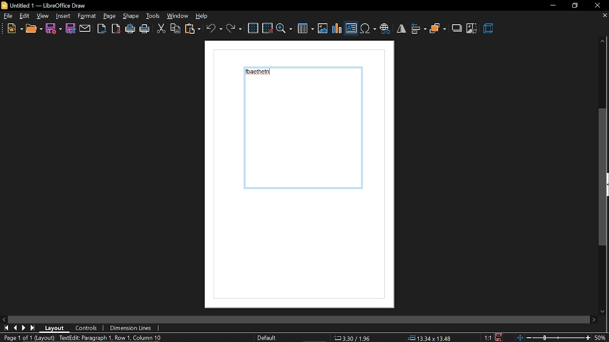 The width and height of the screenshot is (609, 342). What do you see at coordinates (130, 329) in the screenshot?
I see `dimension lines` at bounding box center [130, 329].